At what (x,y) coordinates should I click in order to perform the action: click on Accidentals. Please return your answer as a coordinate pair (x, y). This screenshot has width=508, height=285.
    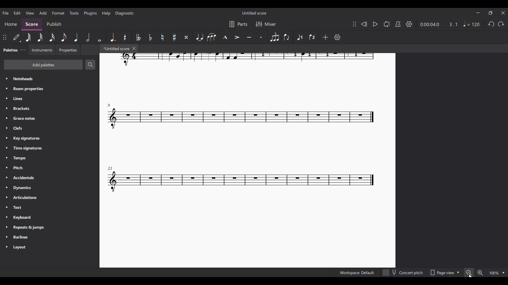
    Looking at the image, I should click on (49, 178).